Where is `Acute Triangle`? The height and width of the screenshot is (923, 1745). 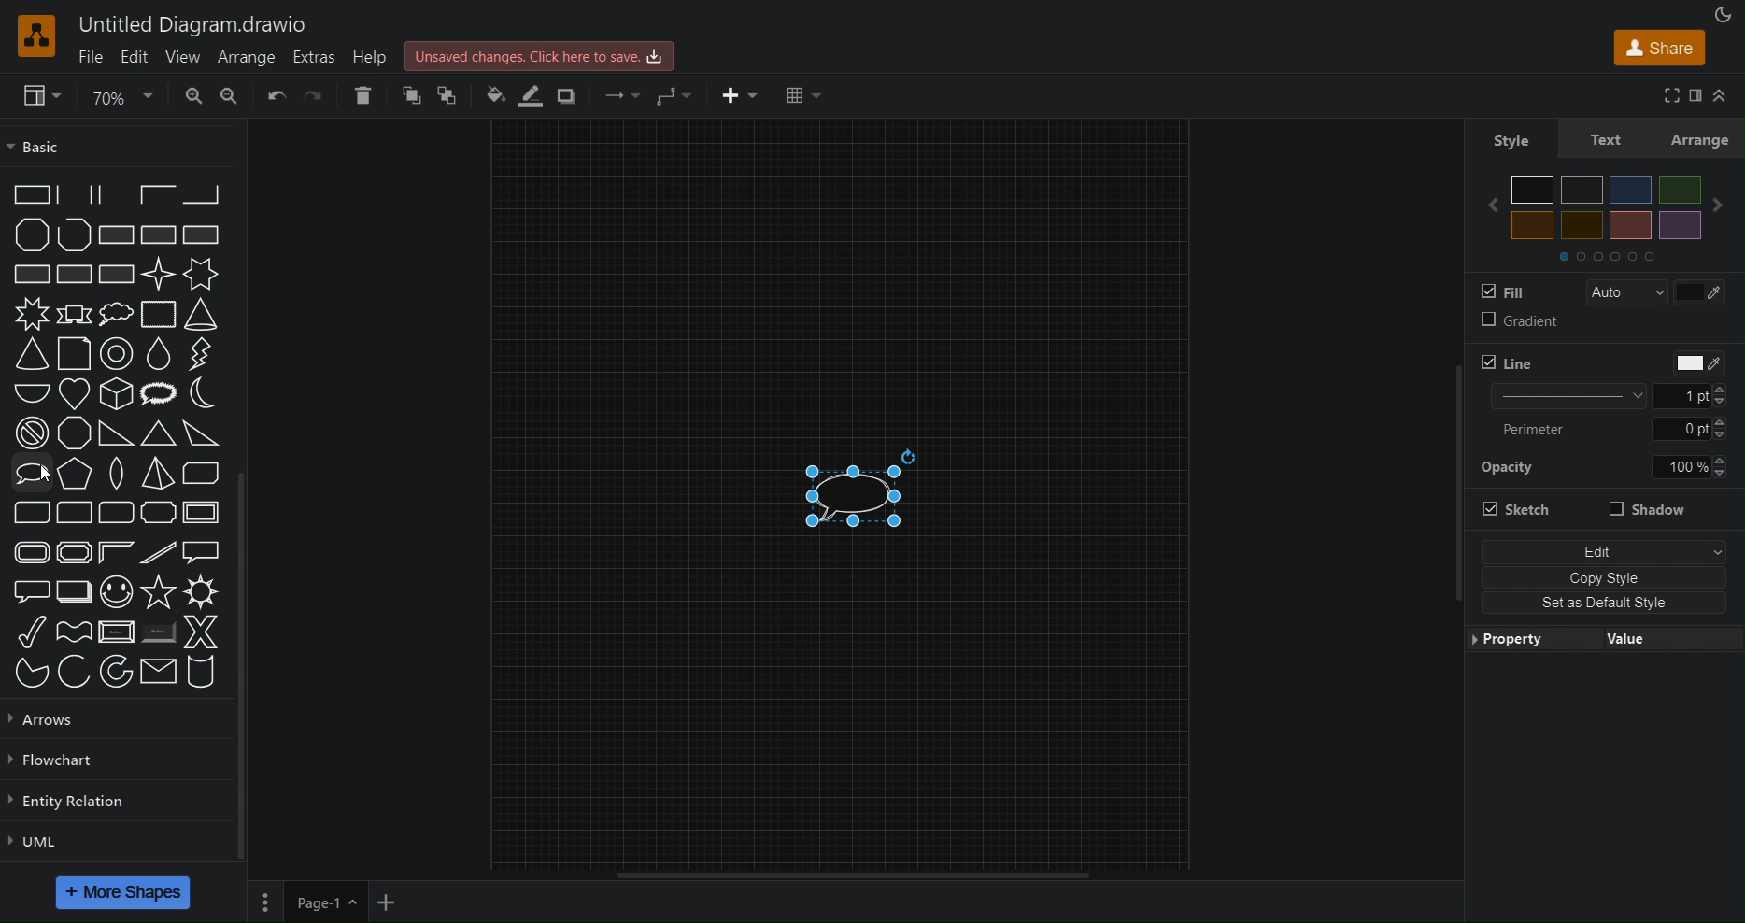 Acute Triangle is located at coordinates (157, 434).